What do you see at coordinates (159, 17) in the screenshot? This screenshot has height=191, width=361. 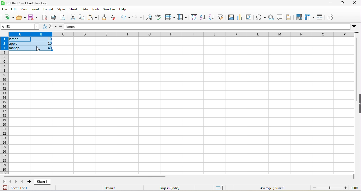 I see `spelling` at bounding box center [159, 17].